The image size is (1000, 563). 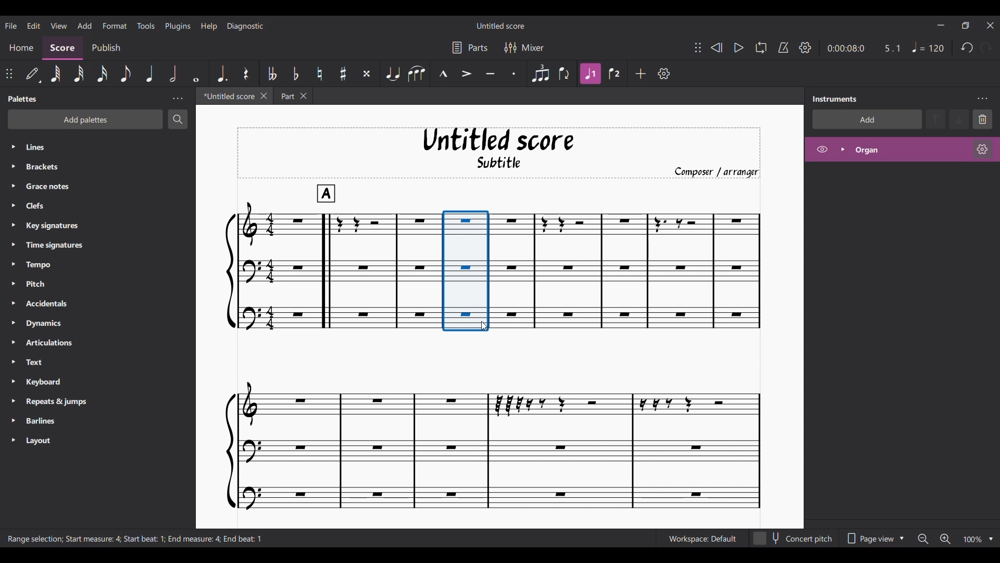 I want to click on File menu, so click(x=11, y=26).